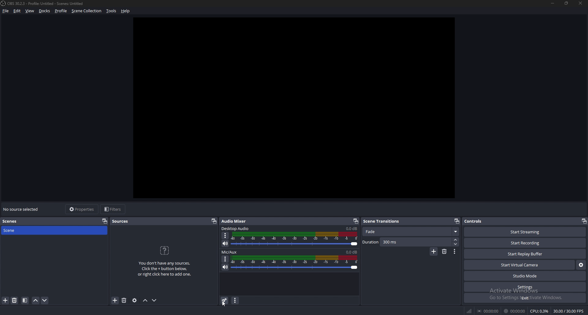  Describe the element at coordinates (225, 259) in the screenshot. I see `options` at that location.